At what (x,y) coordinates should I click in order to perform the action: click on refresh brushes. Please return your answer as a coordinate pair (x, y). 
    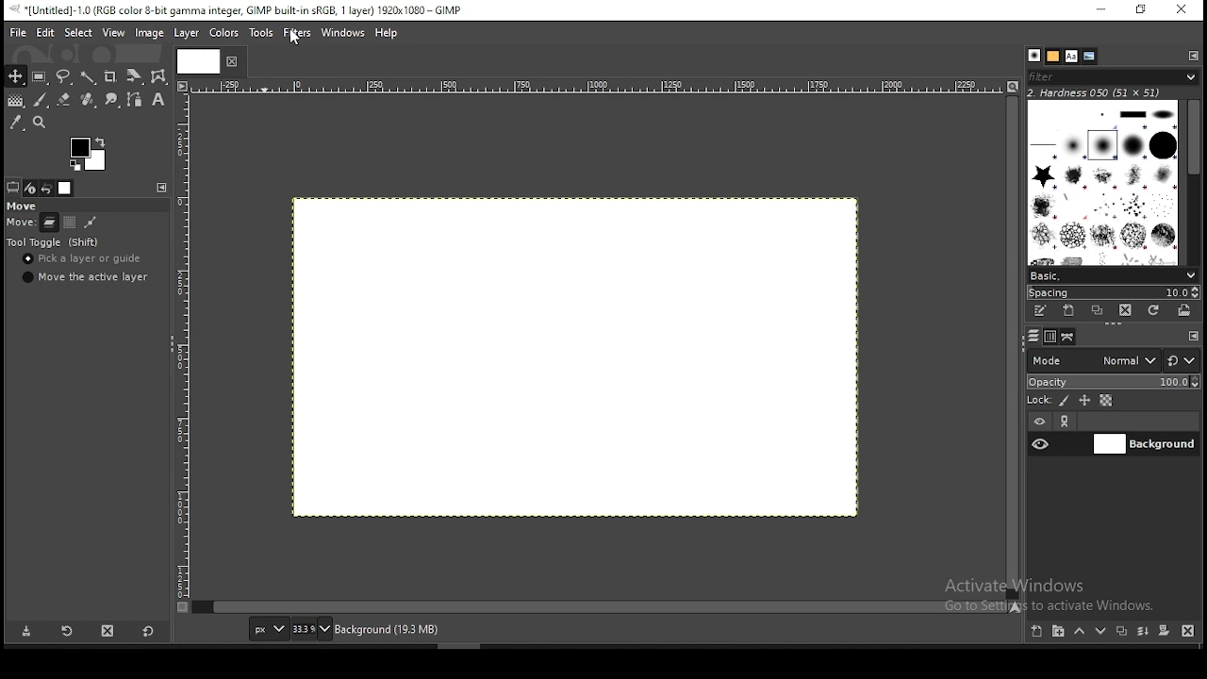
    Looking at the image, I should click on (1154, 311).